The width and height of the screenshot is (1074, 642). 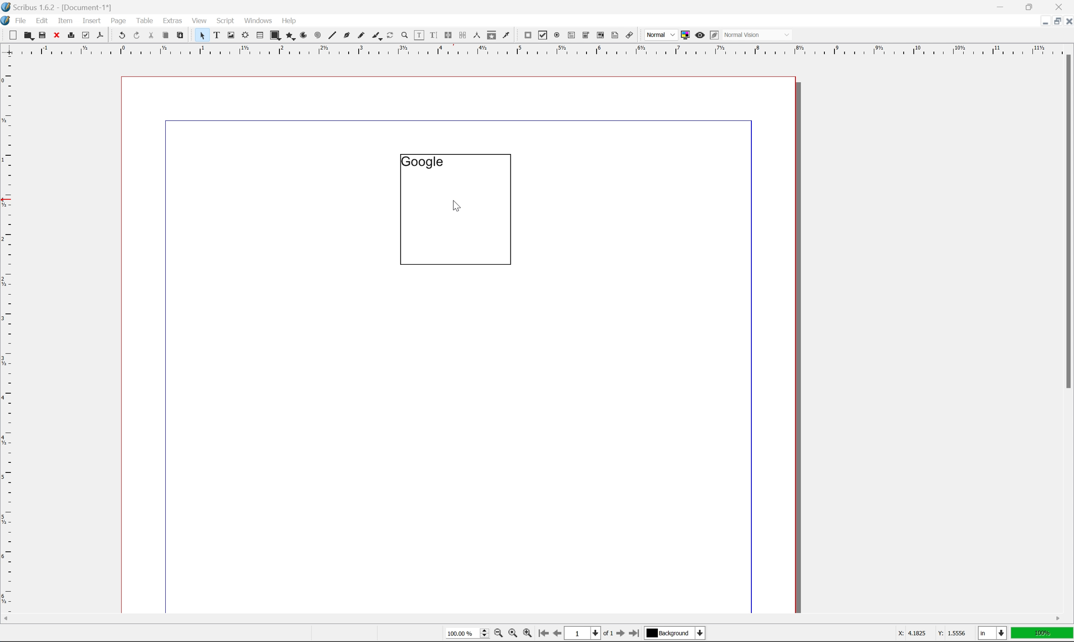 I want to click on 100%, so click(x=1042, y=635).